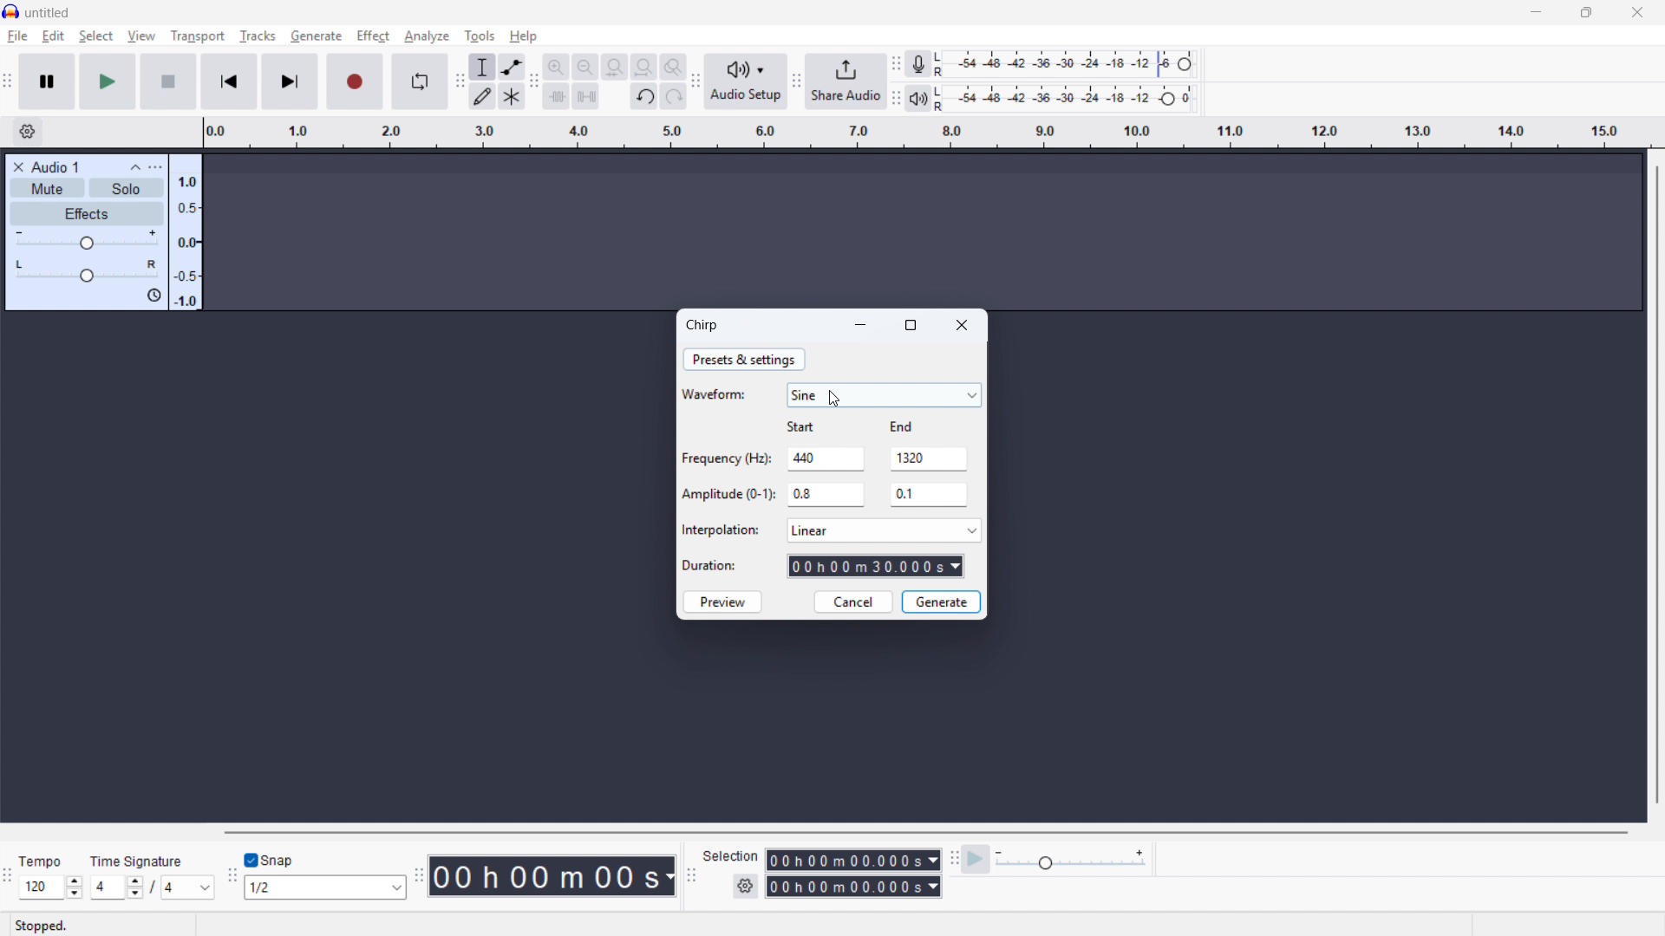 This screenshot has height=936, width=1665. Describe the element at coordinates (54, 36) in the screenshot. I see `Edit ` at that location.